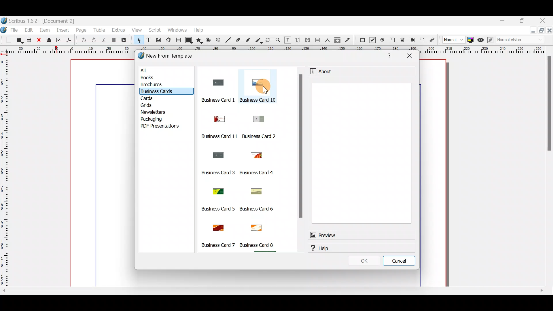 Image resolution: width=553 pixels, height=311 pixels. I want to click on Books, so click(164, 78).